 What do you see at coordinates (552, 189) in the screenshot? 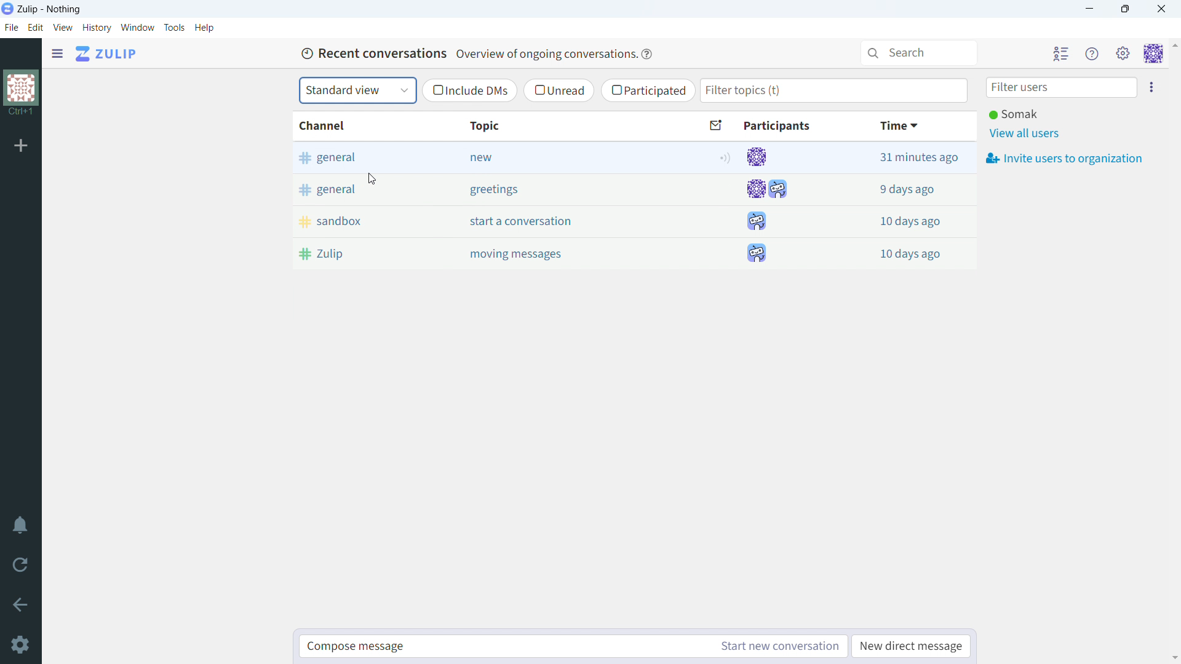
I see `greetings` at bounding box center [552, 189].